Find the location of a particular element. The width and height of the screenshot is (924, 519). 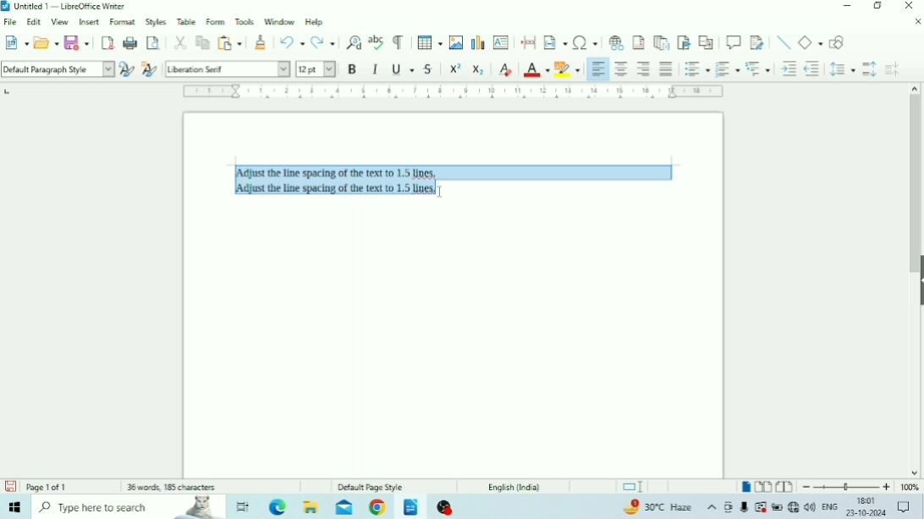

Temperature is located at coordinates (658, 507).